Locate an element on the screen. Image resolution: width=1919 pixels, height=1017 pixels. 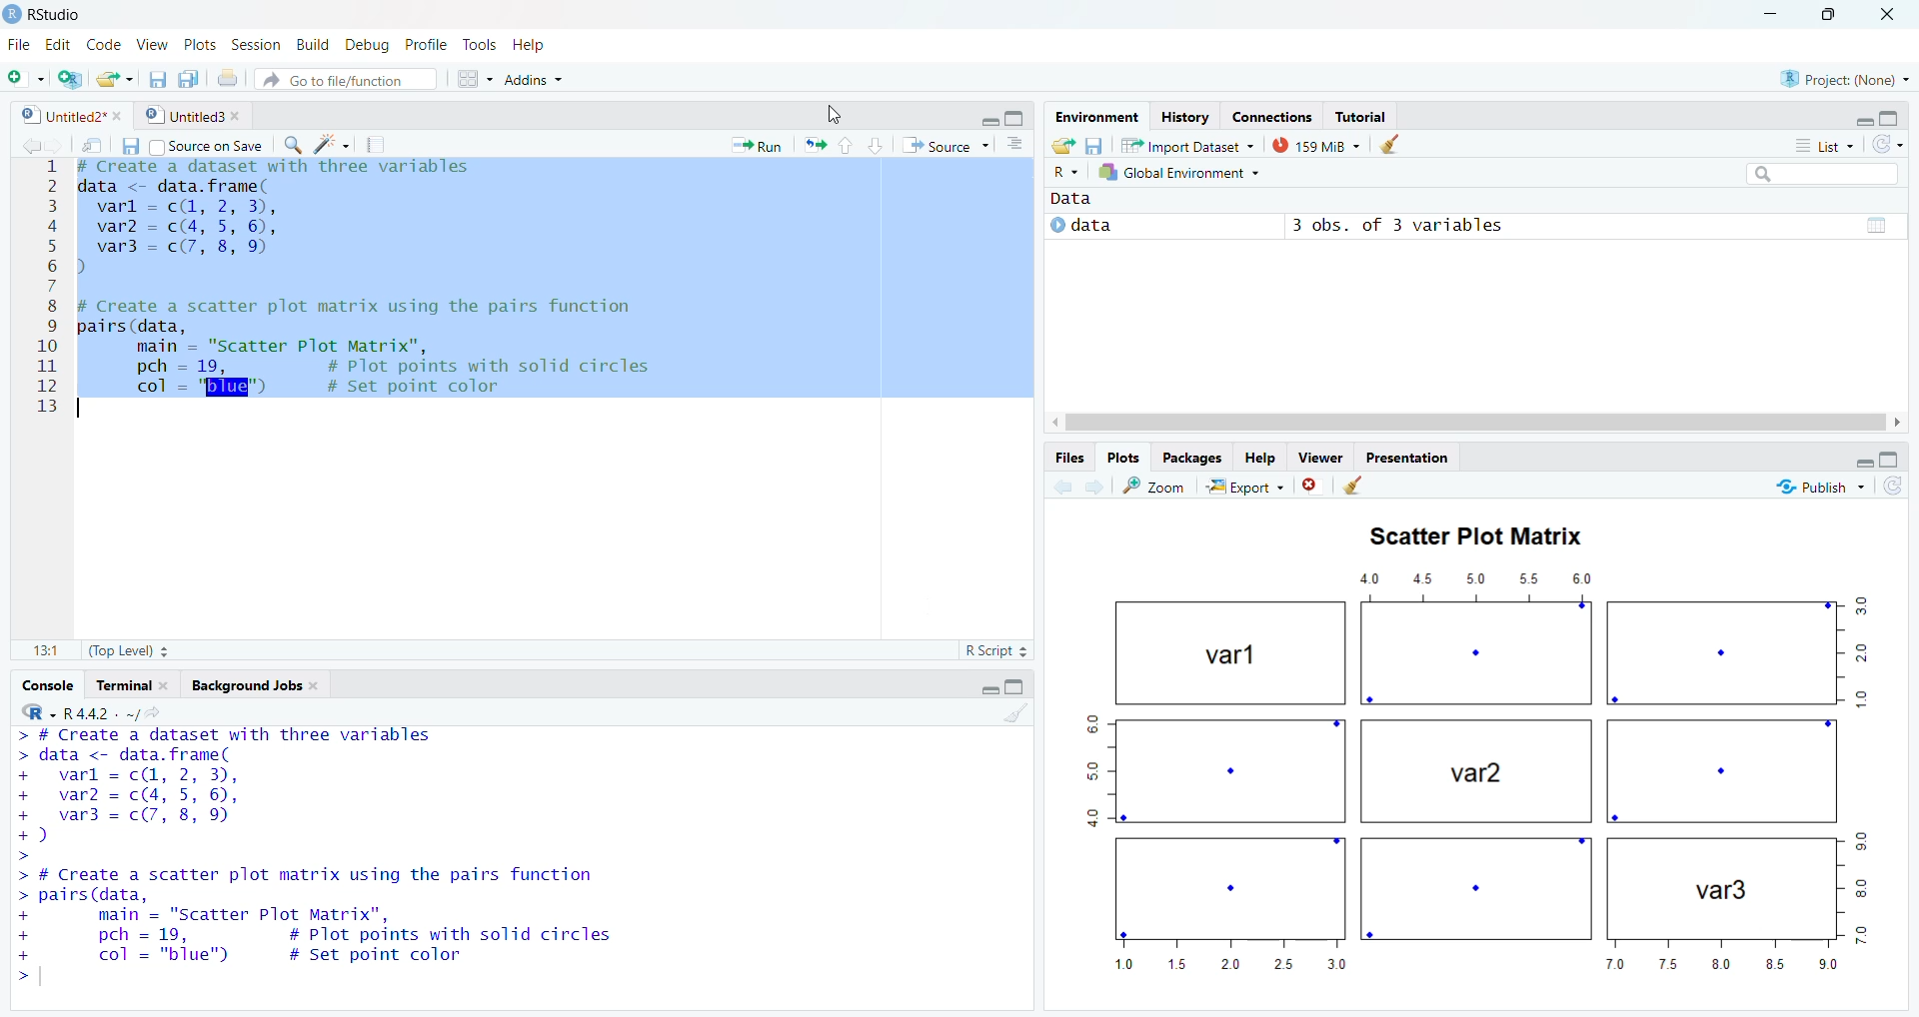
Remove current viewer item is located at coordinates (1312, 491).